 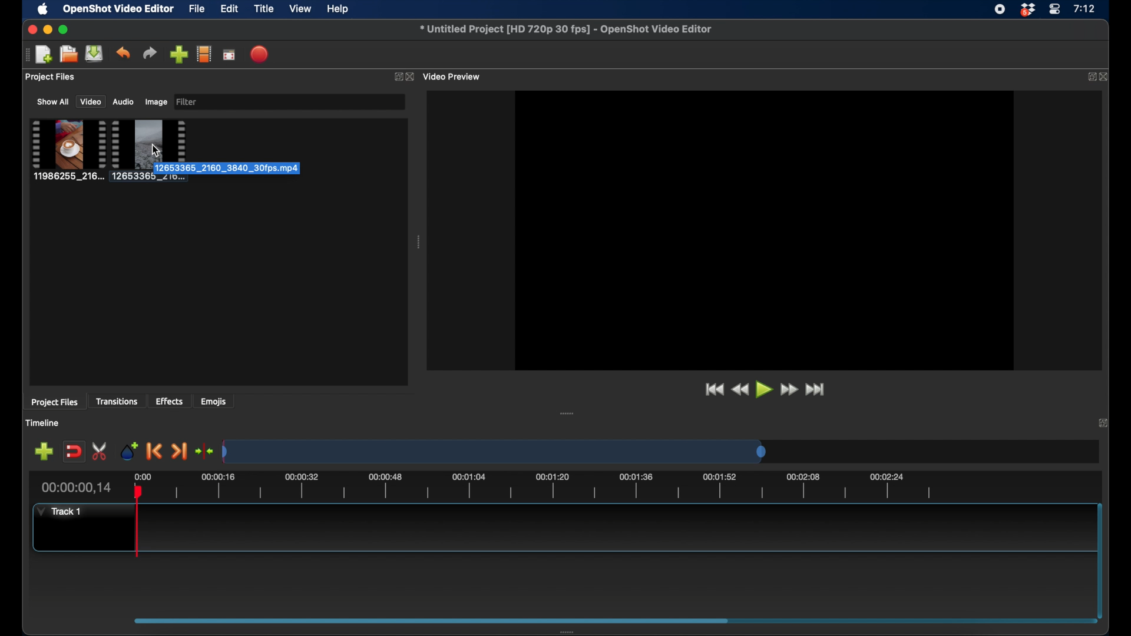 What do you see at coordinates (1000, 9) in the screenshot?
I see `screen recorder icon` at bounding box center [1000, 9].